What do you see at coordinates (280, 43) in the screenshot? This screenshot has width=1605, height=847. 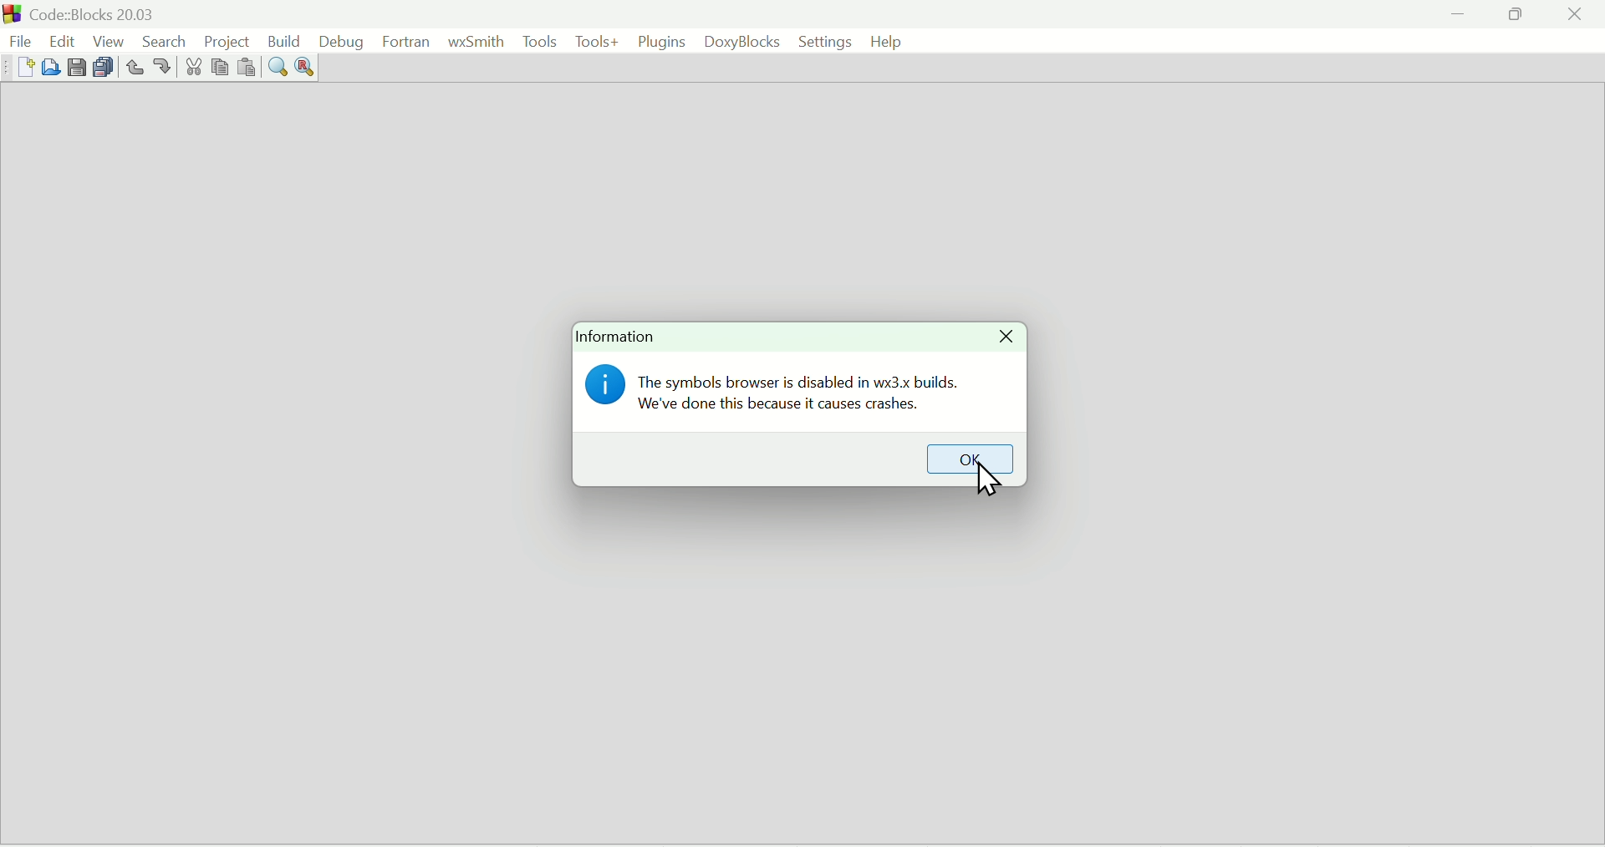 I see `Build` at bounding box center [280, 43].